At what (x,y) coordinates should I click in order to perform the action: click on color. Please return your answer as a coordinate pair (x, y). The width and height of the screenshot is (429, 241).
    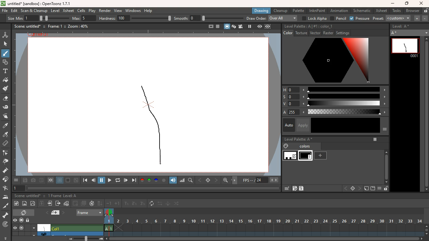
    Looking at the image, I should click on (287, 33).